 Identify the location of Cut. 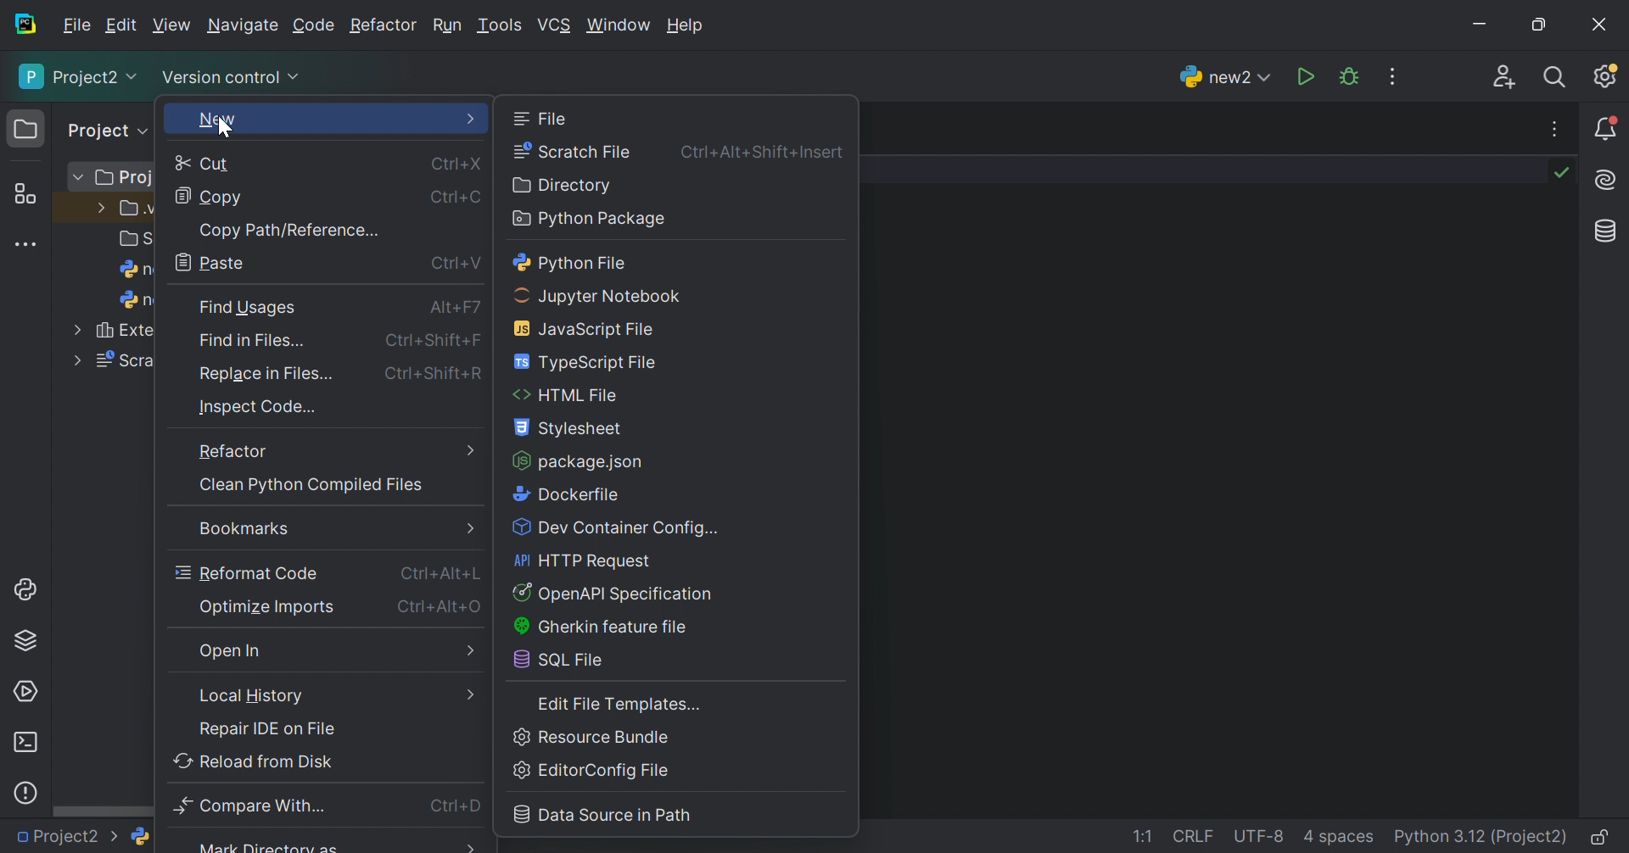
(208, 165).